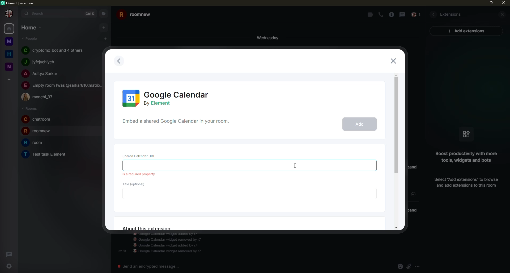  What do you see at coordinates (490, 3) in the screenshot?
I see `max` at bounding box center [490, 3].